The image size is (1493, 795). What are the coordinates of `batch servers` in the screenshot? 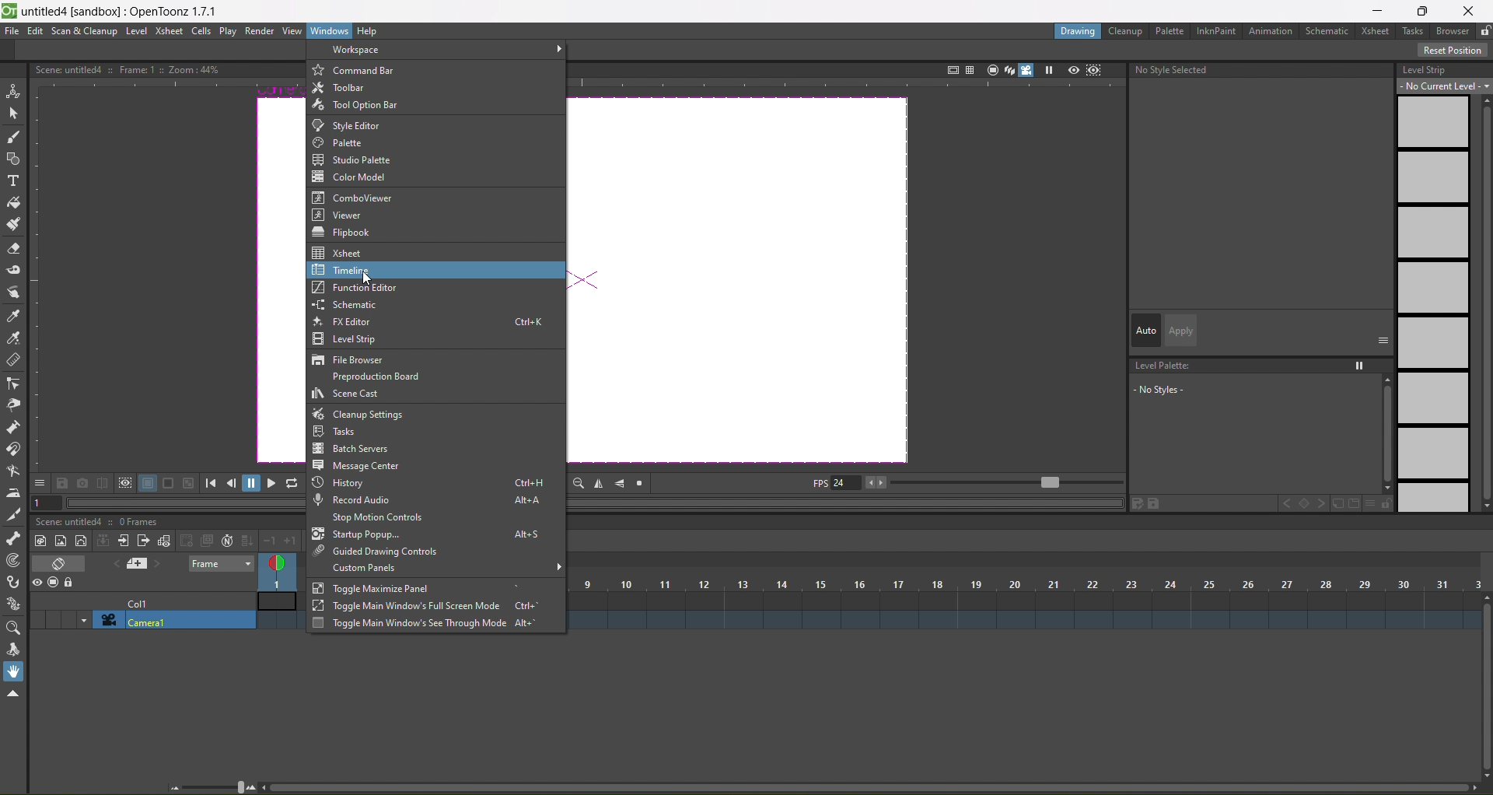 It's located at (355, 449).